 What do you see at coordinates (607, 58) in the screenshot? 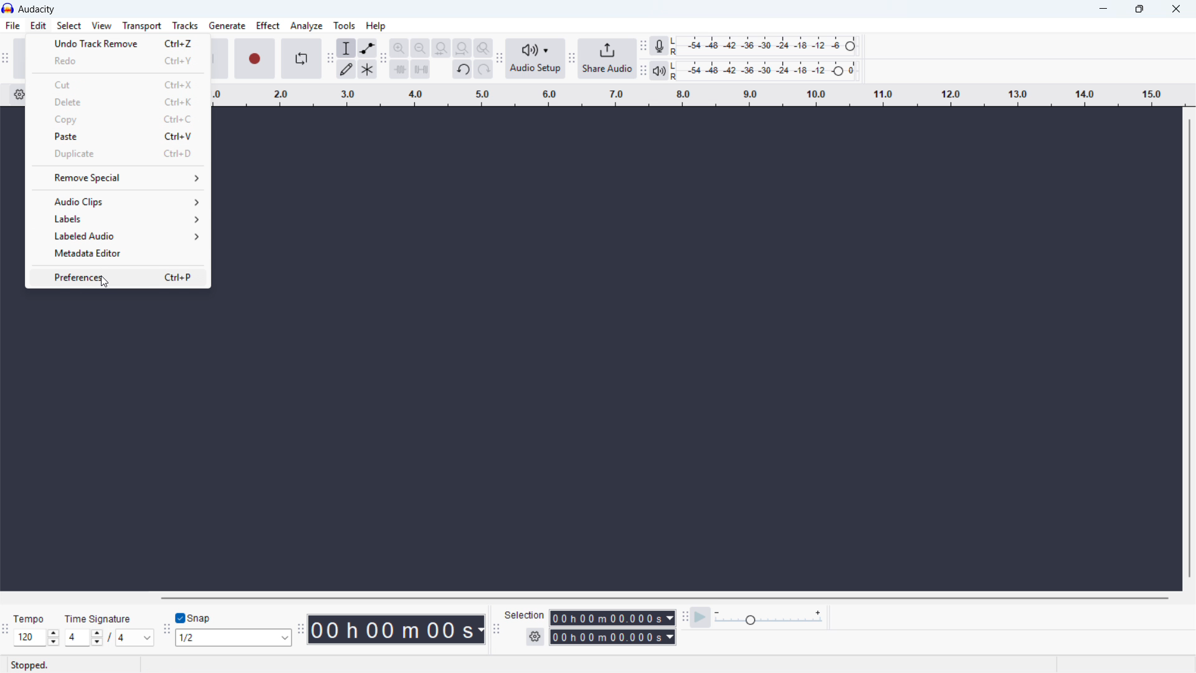
I see `share audio` at bounding box center [607, 58].